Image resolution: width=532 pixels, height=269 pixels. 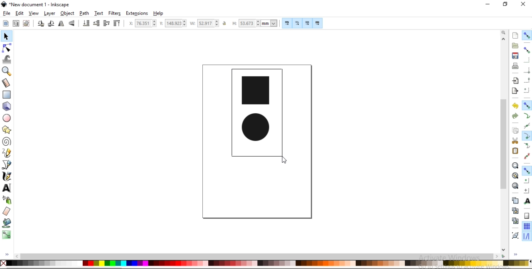 I want to click on snap guide, so click(x=526, y=236).